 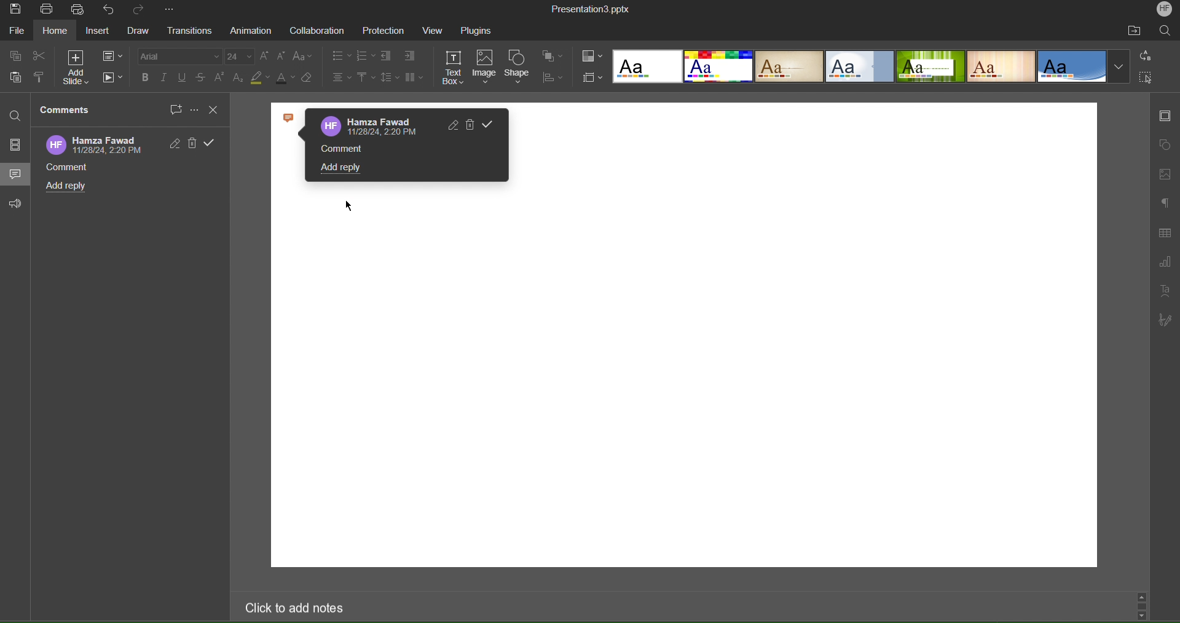 I want to click on Comment, so click(x=77, y=168).